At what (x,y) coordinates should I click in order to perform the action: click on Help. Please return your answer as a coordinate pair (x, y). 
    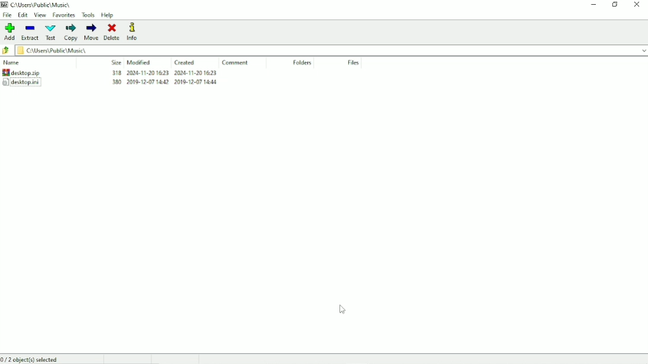
    Looking at the image, I should click on (107, 15).